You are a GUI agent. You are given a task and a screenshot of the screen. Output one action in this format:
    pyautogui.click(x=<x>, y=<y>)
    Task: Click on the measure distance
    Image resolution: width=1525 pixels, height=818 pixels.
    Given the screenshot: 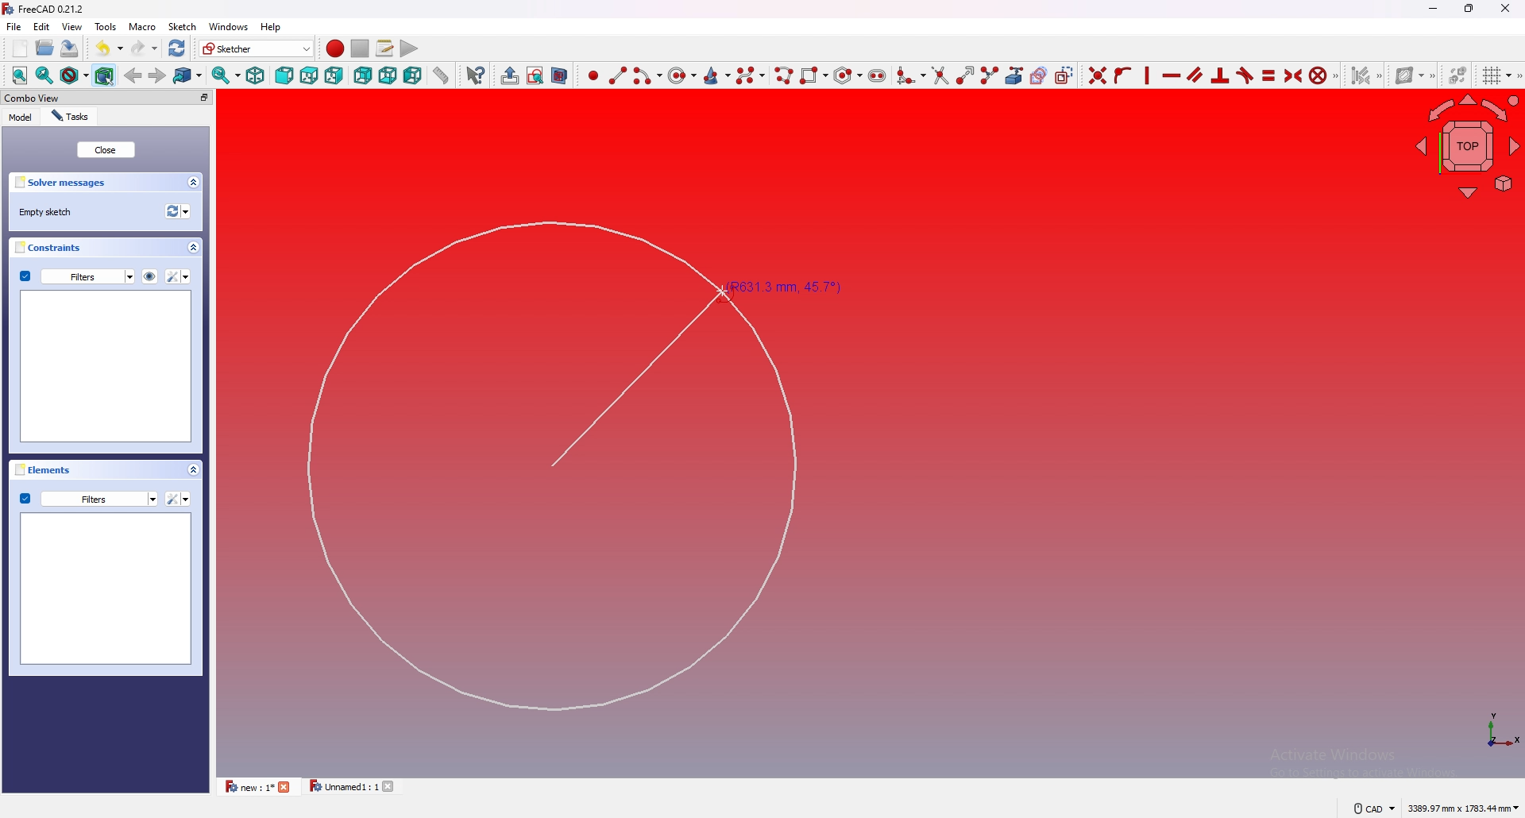 What is the action you would take?
    pyautogui.click(x=442, y=74)
    